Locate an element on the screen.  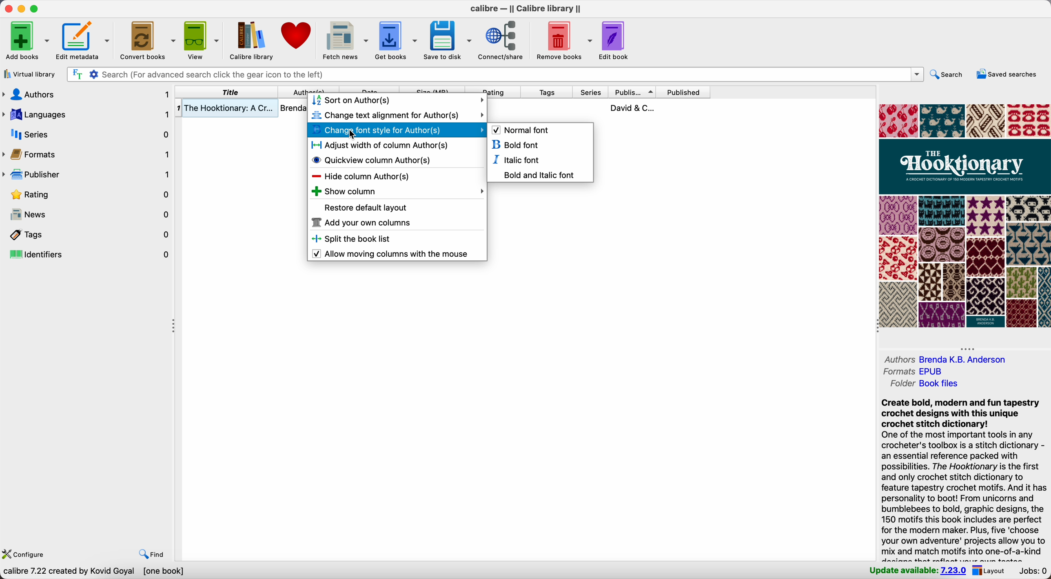
cursor is located at coordinates (348, 135).